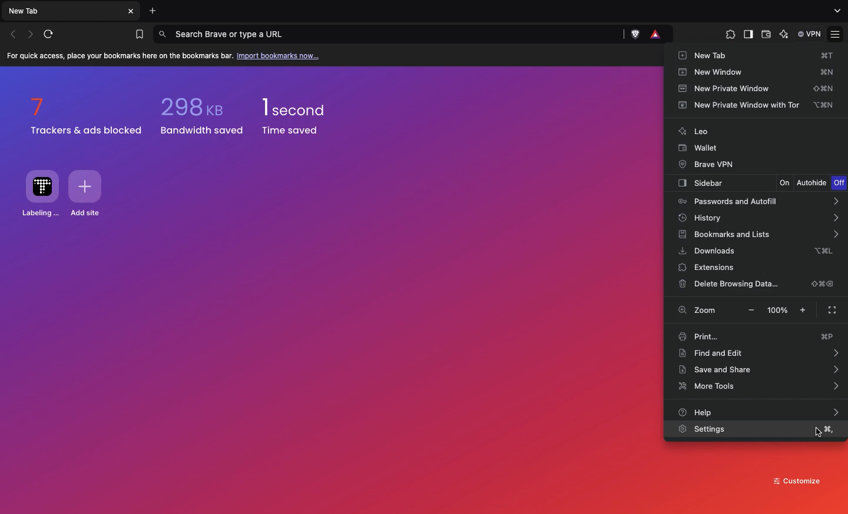  Describe the element at coordinates (90, 192) in the screenshot. I see `Add site` at that location.